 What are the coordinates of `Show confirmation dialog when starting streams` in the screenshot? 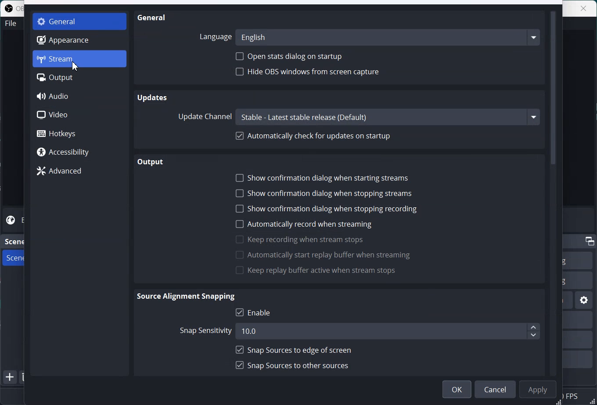 It's located at (322, 178).